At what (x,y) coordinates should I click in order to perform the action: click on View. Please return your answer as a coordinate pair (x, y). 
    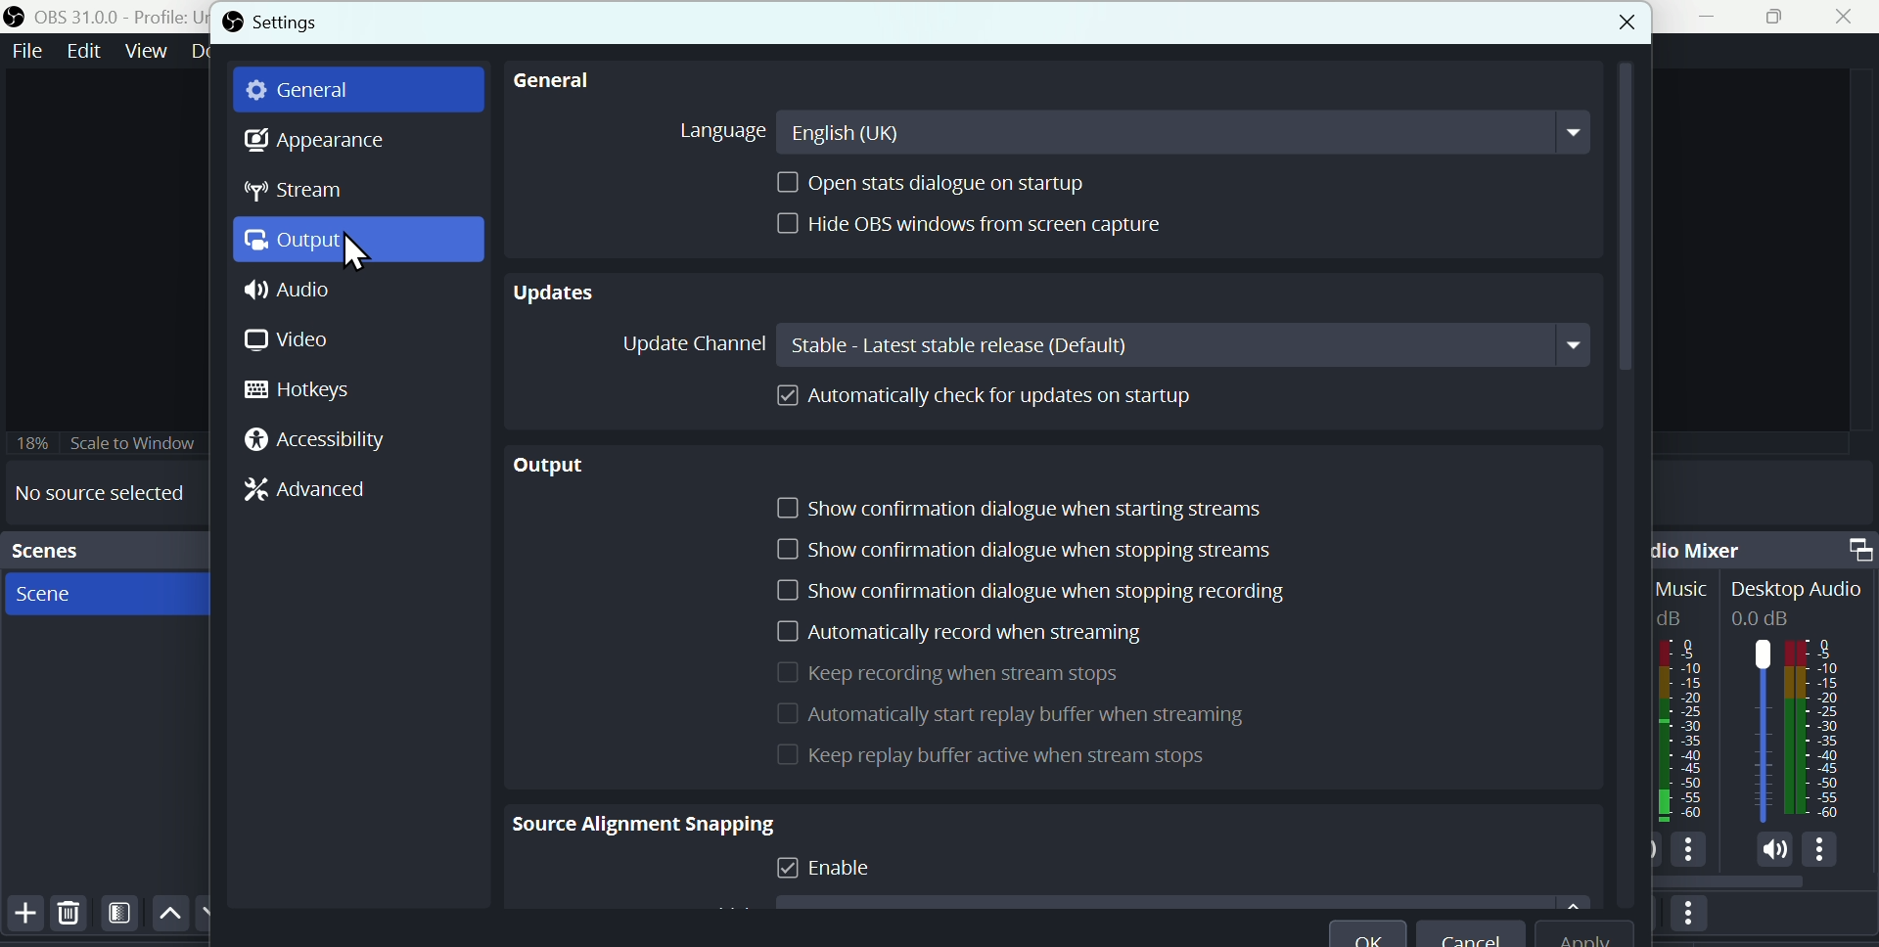
    Looking at the image, I should click on (145, 51).